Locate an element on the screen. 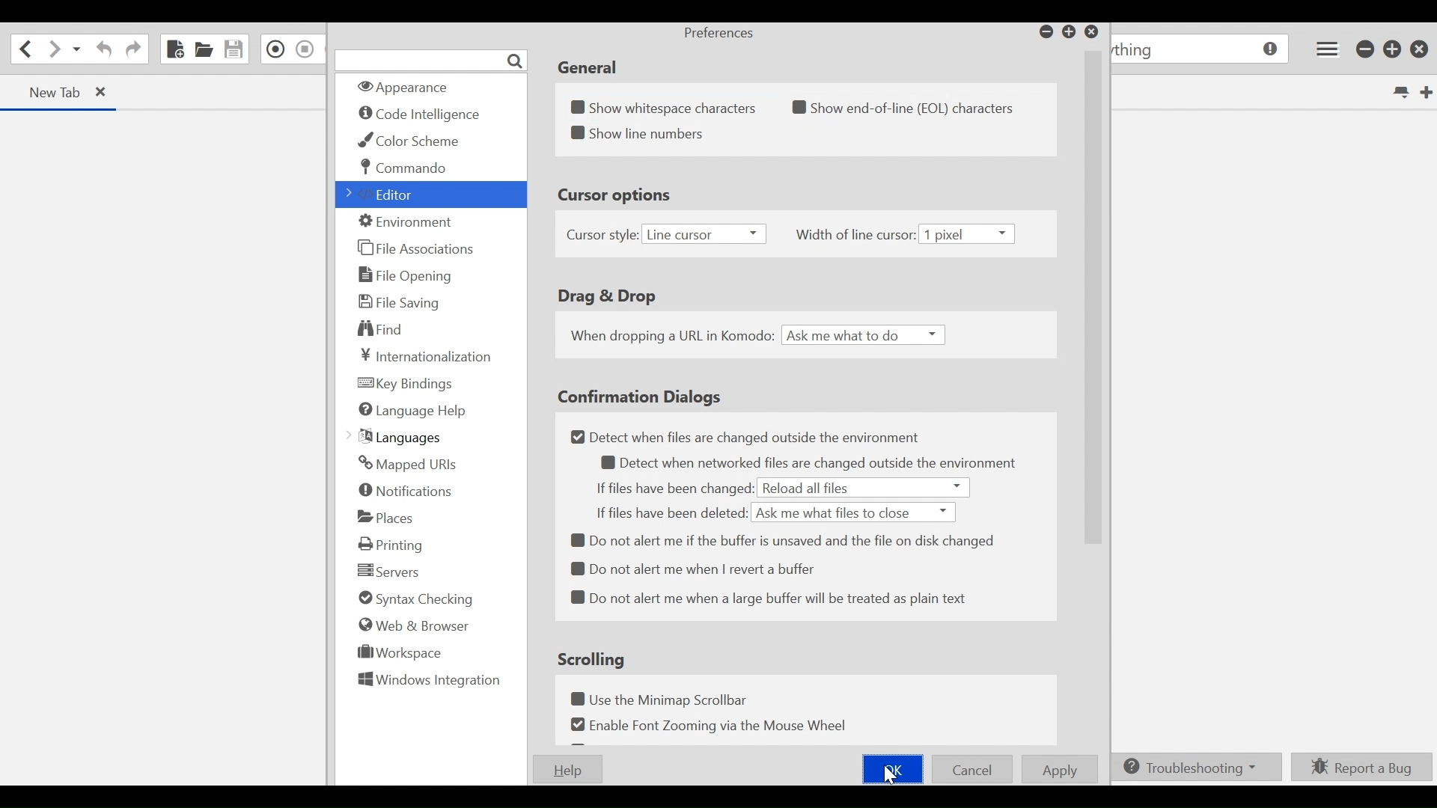 The width and height of the screenshot is (1437, 808). Search is located at coordinates (432, 61).